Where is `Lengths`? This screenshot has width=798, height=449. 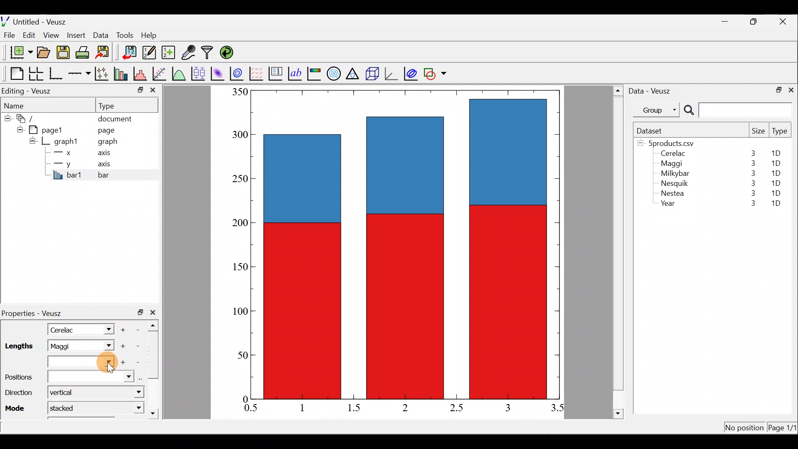
Lengths is located at coordinates (18, 346).